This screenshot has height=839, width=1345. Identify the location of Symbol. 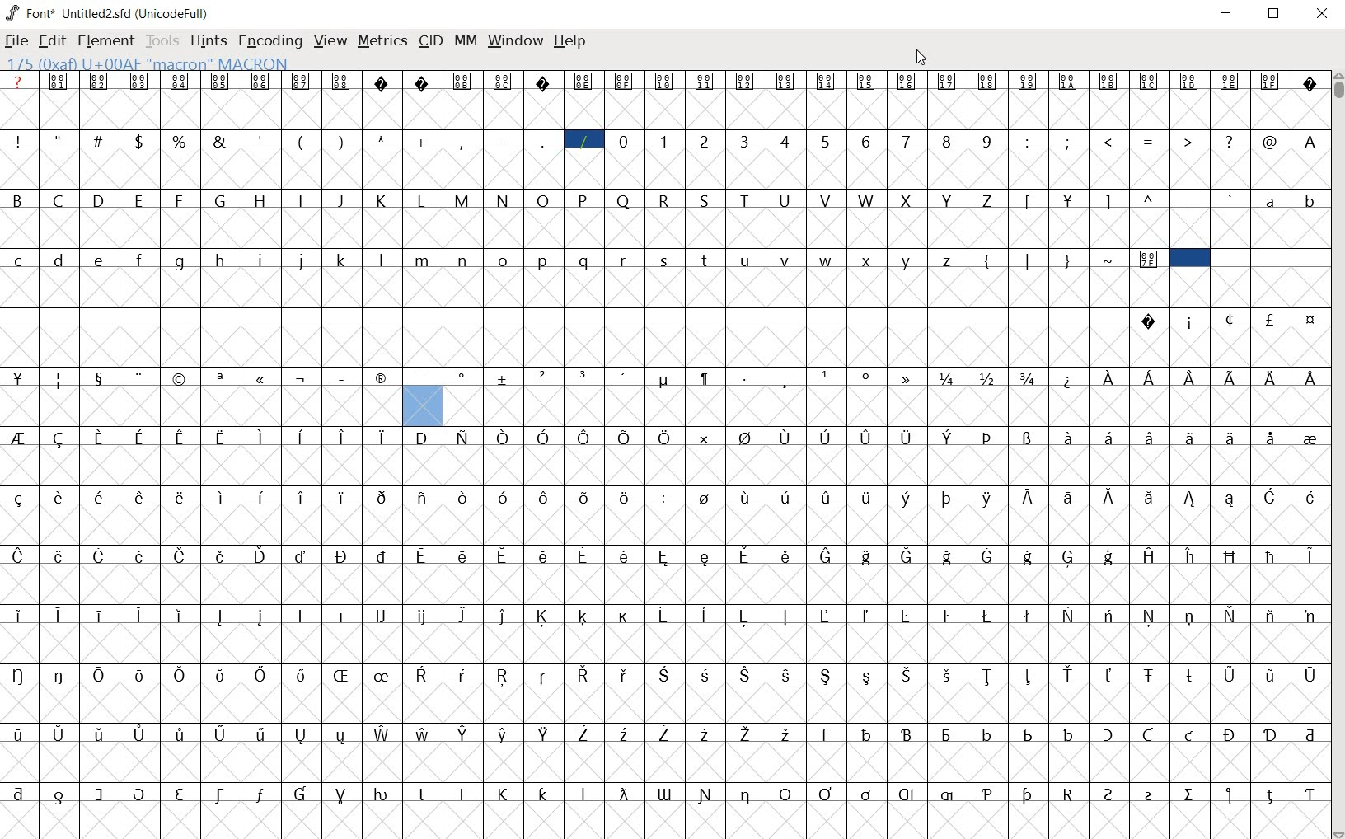
(1309, 495).